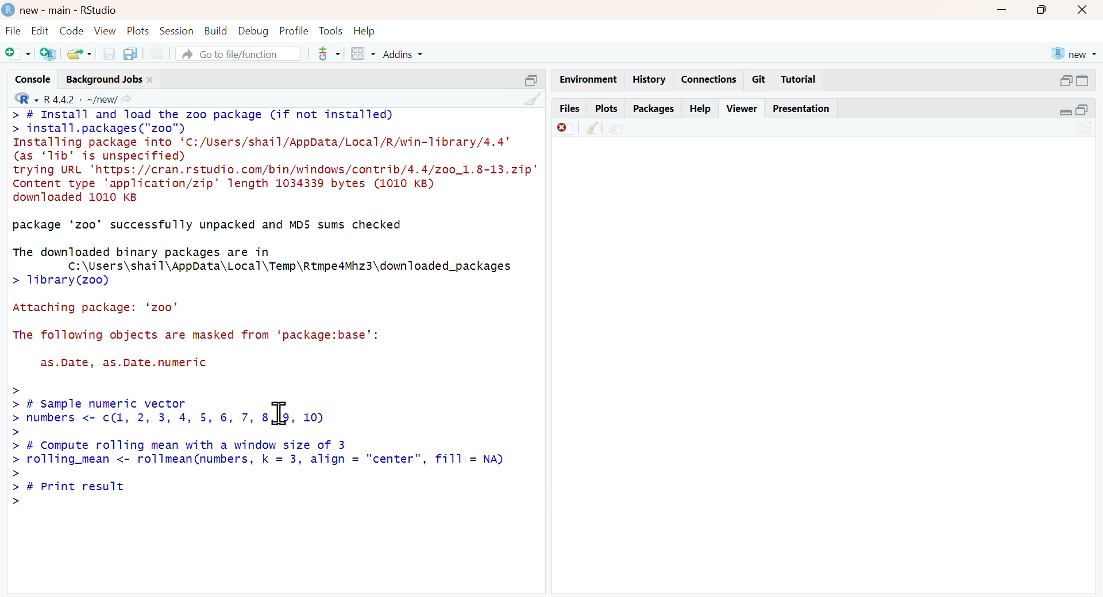 The width and height of the screenshot is (1103, 597). What do you see at coordinates (534, 98) in the screenshot?
I see `clean` at bounding box center [534, 98].